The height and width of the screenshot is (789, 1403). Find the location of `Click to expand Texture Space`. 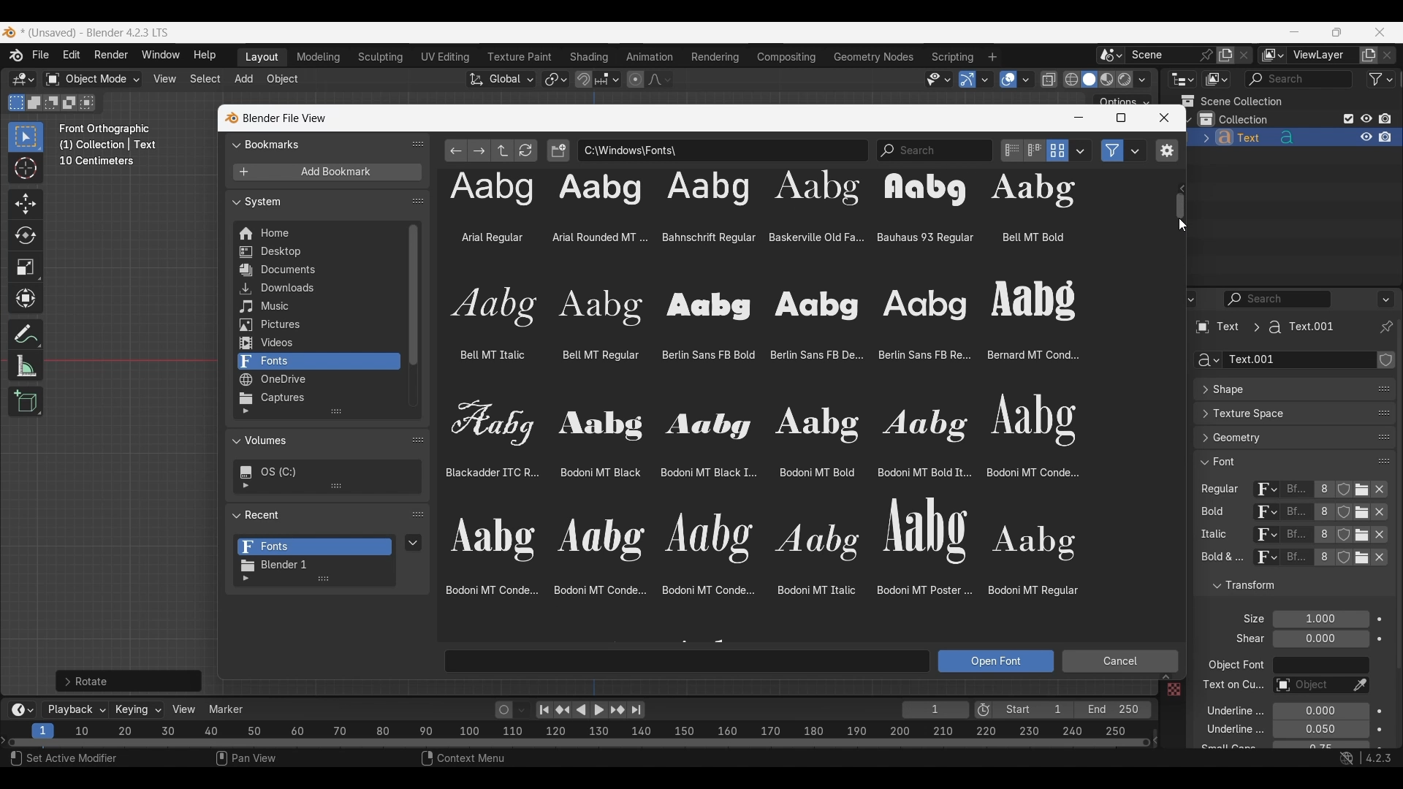

Click to expand Texture Space is located at coordinates (1280, 413).